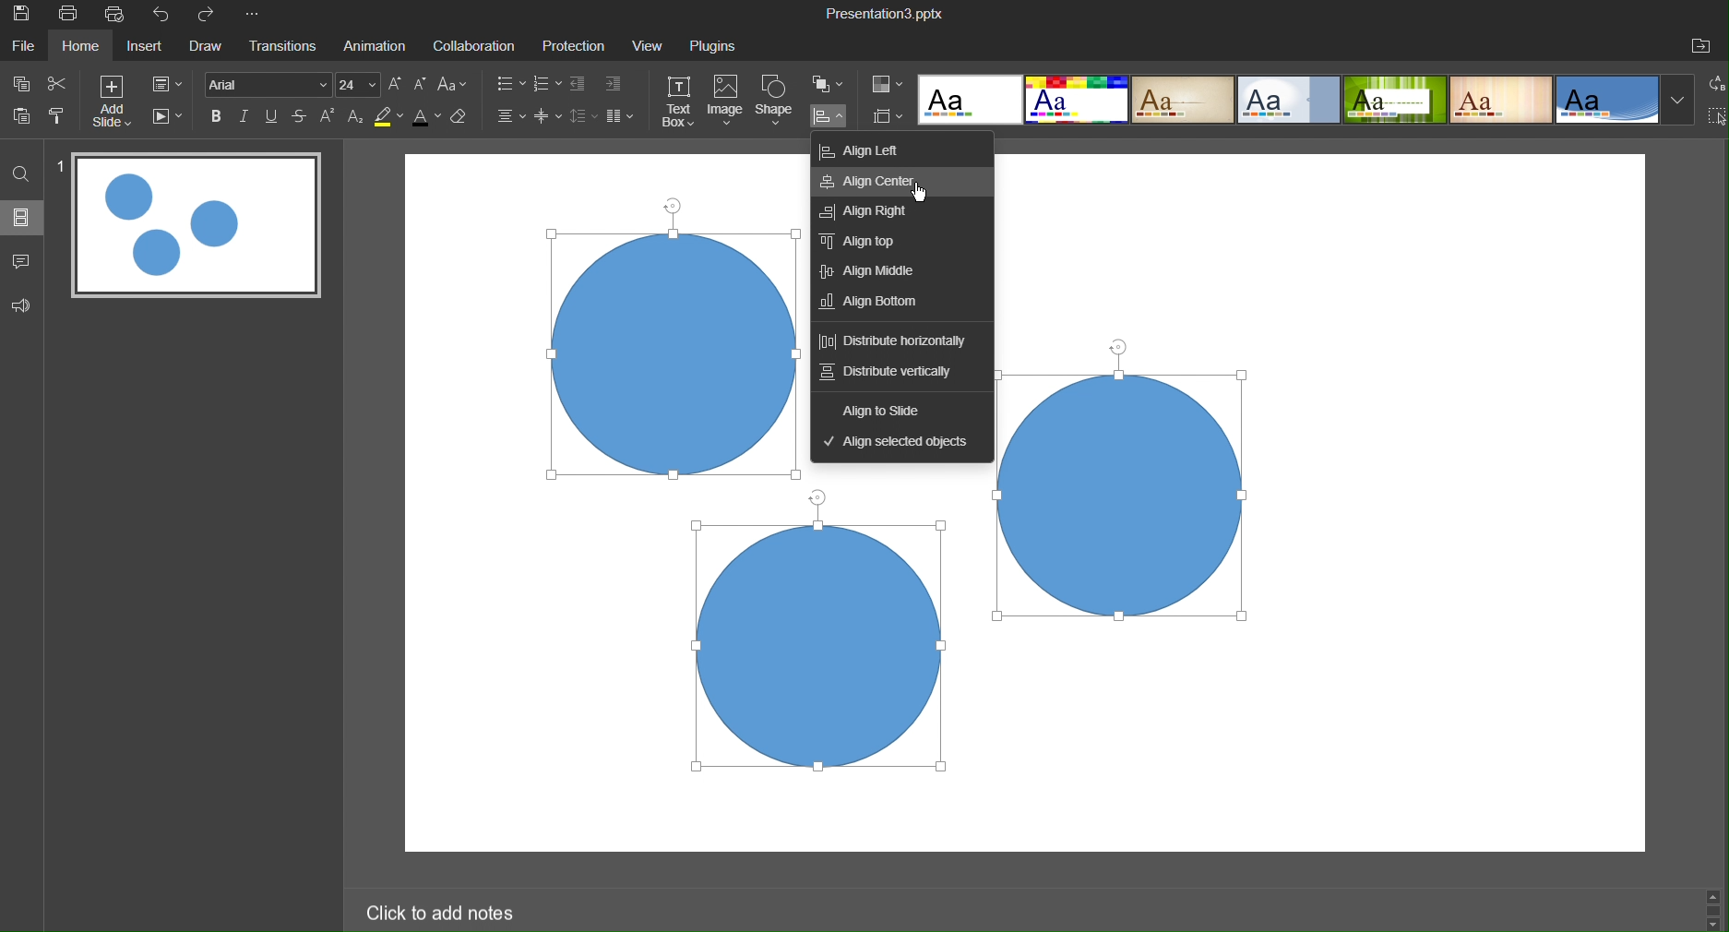  Describe the element at coordinates (1717, 118) in the screenshot. I see `Select All` at that location.